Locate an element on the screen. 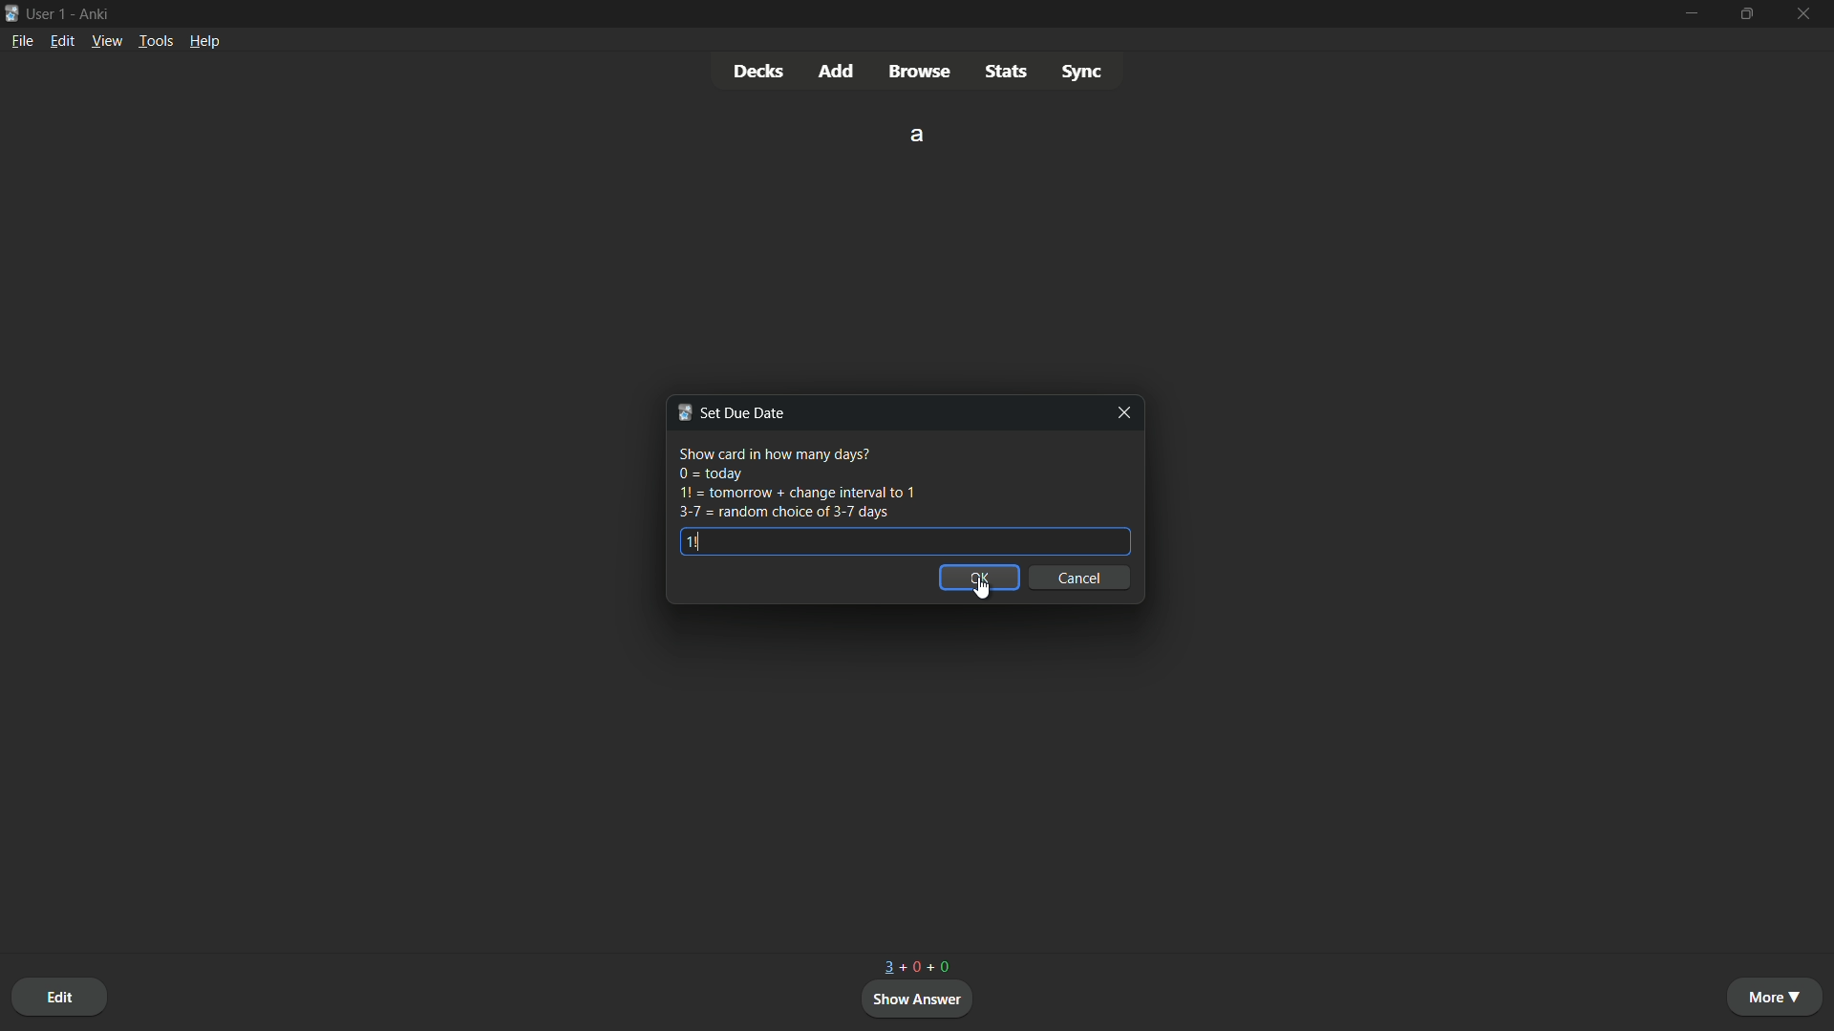  3-7 = random choice of 3-7 days is located at coordinates (782, 513).